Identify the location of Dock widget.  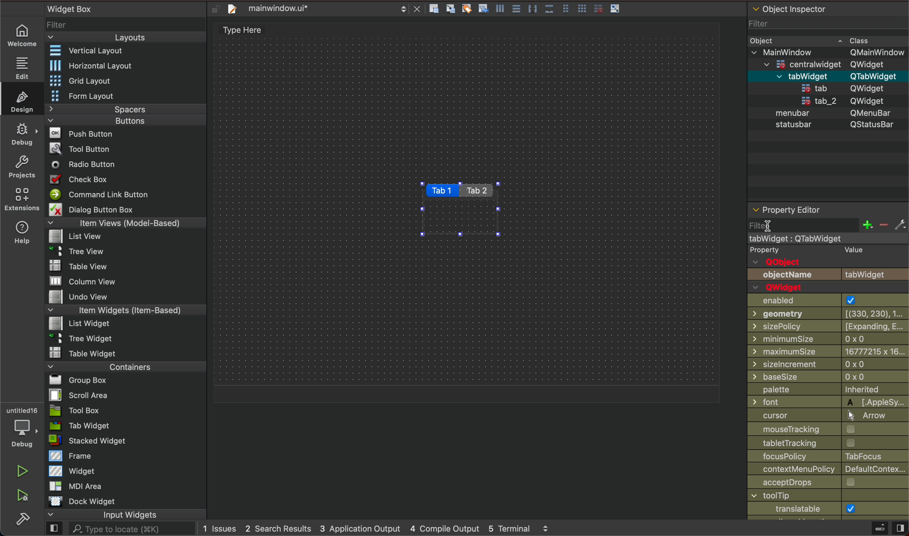
(93, 501).